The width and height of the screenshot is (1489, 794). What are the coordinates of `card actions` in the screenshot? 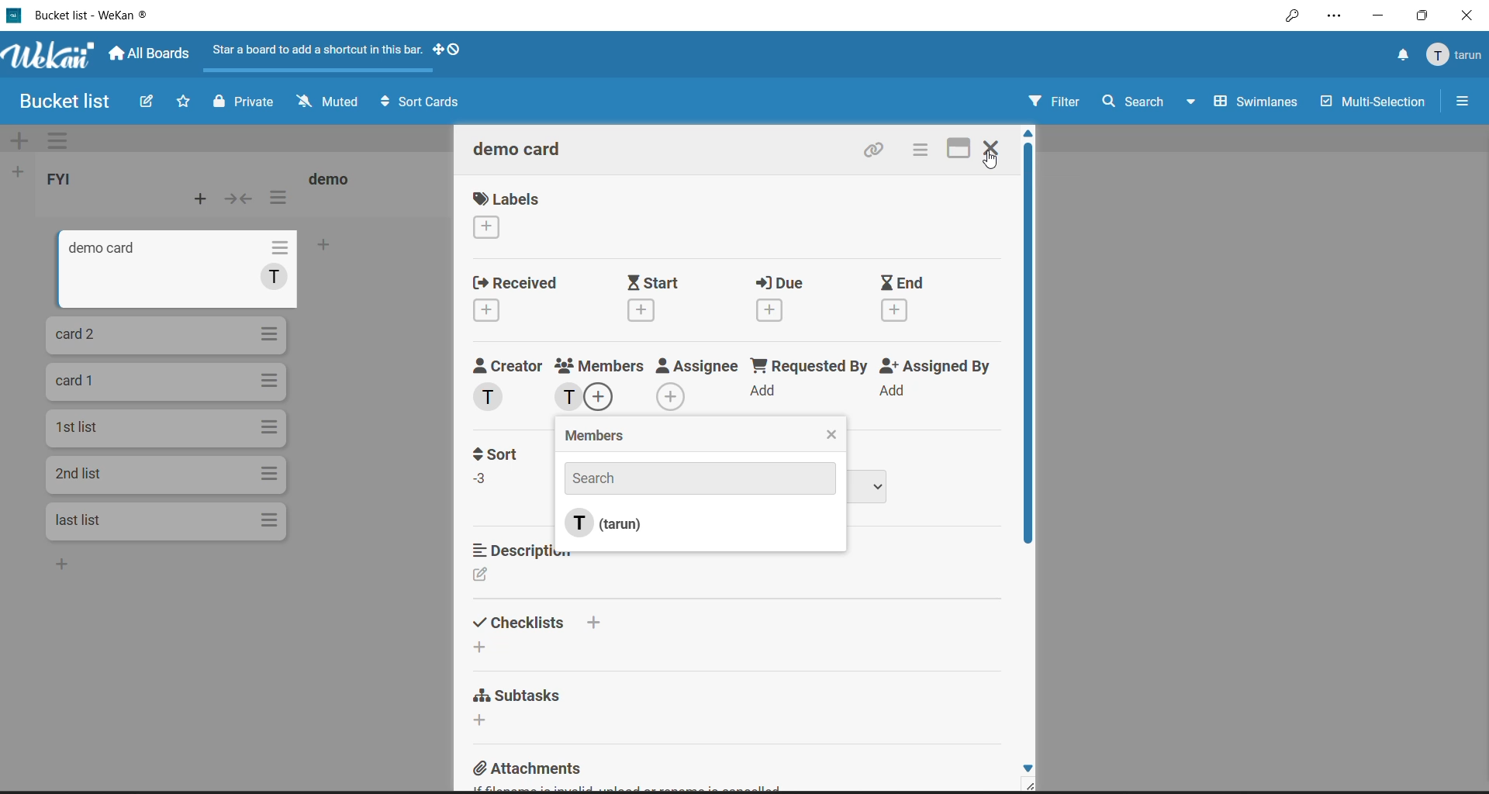 It's located at (269, 523).